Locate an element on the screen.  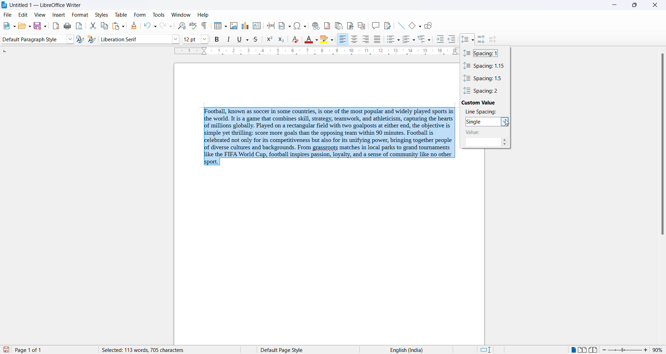
line spacing is located at coordinates (464, 40).